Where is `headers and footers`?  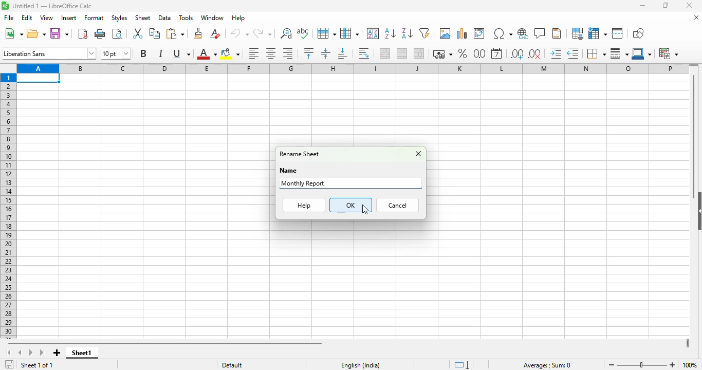
headers and footers is located at coordinates (558, 33).